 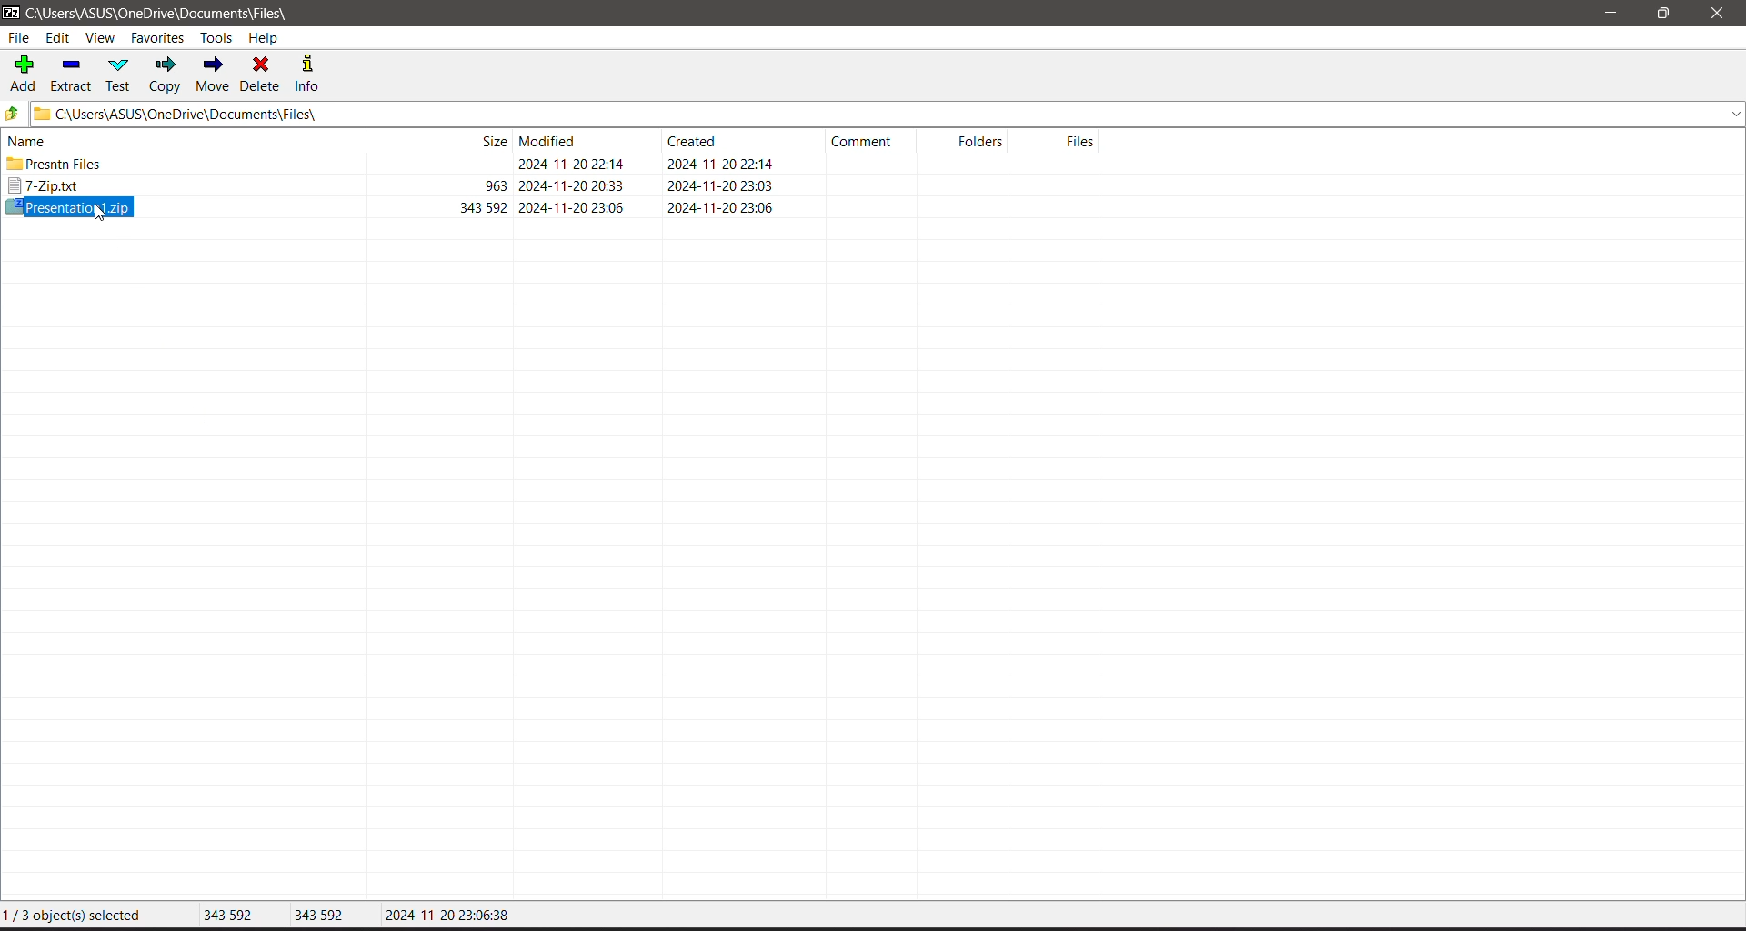 What do you see at coordinates (171, 14) in the screenshot?
I see `Current Folder Path` at bounding box center [171, 14].